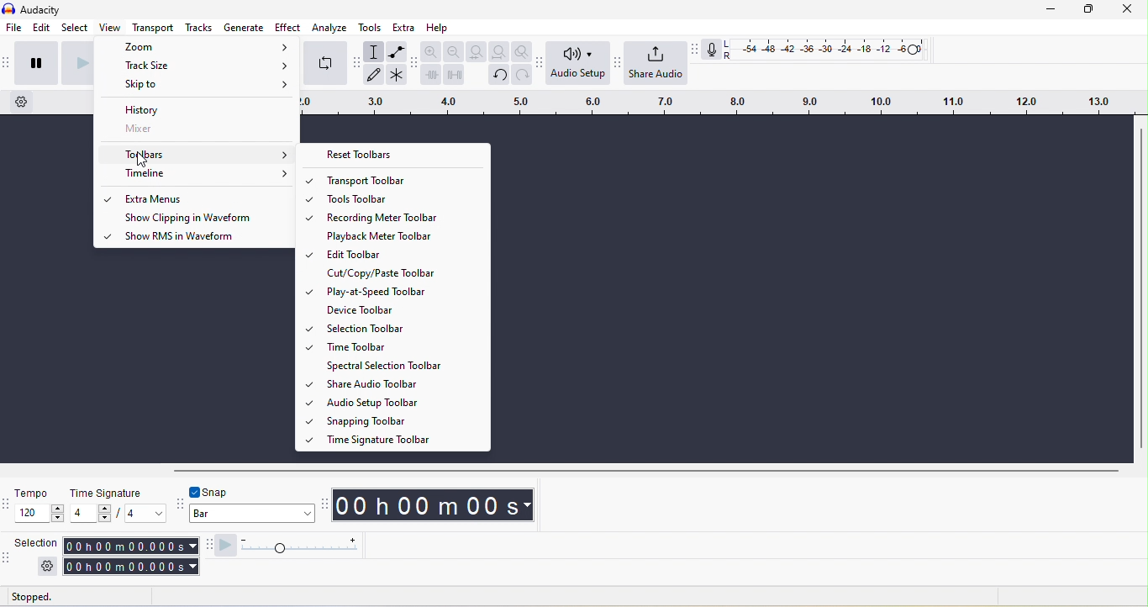 This screenshot has height=607, width=1148. Describe the element at coordinates (539, 64) in the screenshot. I see `audio setup toolbar` at that location.